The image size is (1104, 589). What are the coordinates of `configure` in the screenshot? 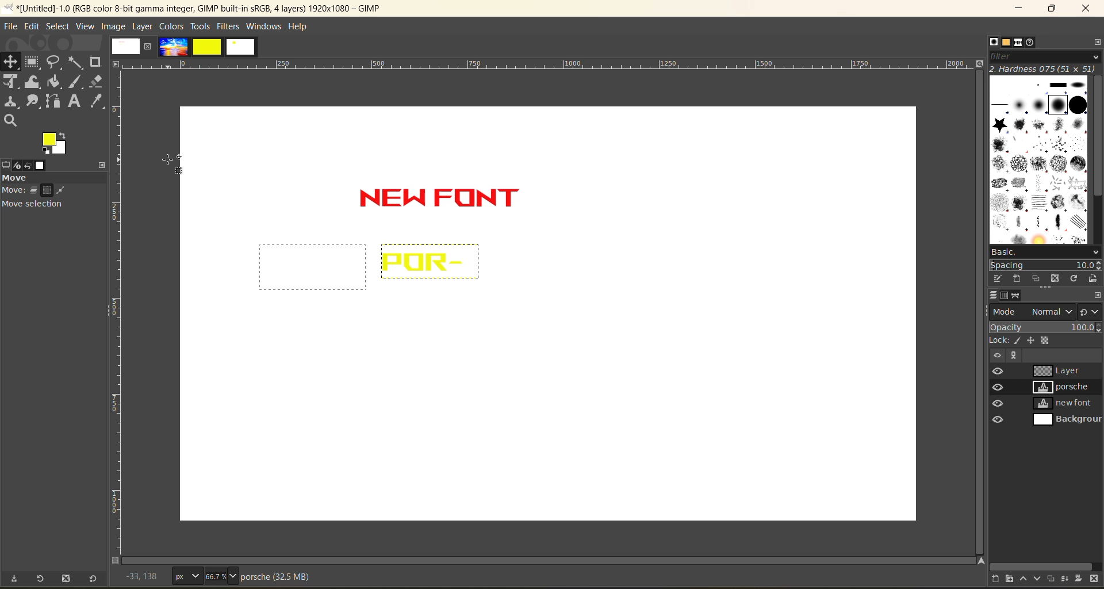 It's located at (1097, 41).